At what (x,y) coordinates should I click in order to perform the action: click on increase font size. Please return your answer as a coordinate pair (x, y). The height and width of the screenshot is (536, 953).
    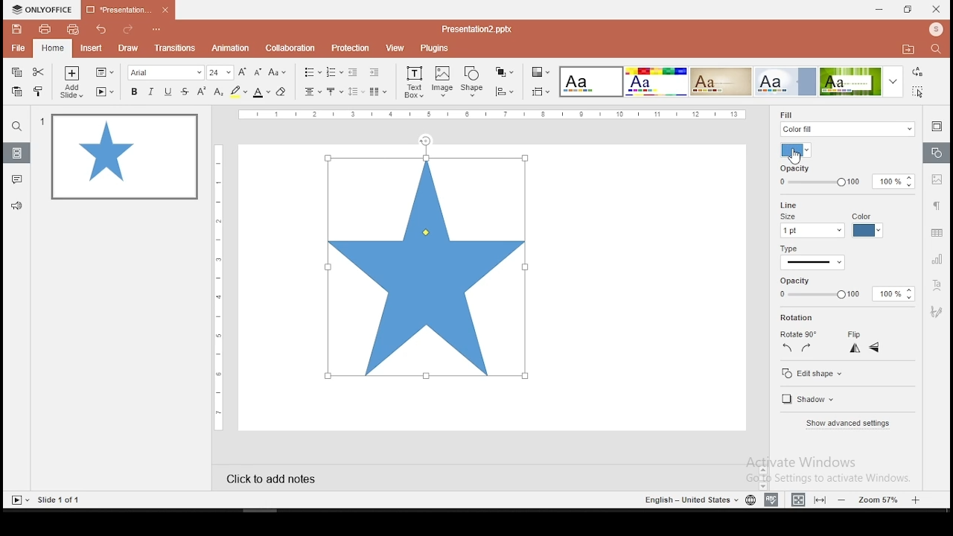
    Looking at the image, I should click on (244, 73).